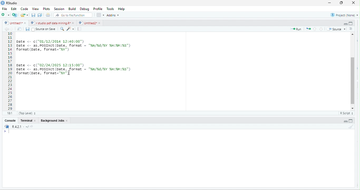  What do you see at coordinates (52, 121) in the screenshot?
I see `‘Background Jobs` at bounding box center [52, 121].